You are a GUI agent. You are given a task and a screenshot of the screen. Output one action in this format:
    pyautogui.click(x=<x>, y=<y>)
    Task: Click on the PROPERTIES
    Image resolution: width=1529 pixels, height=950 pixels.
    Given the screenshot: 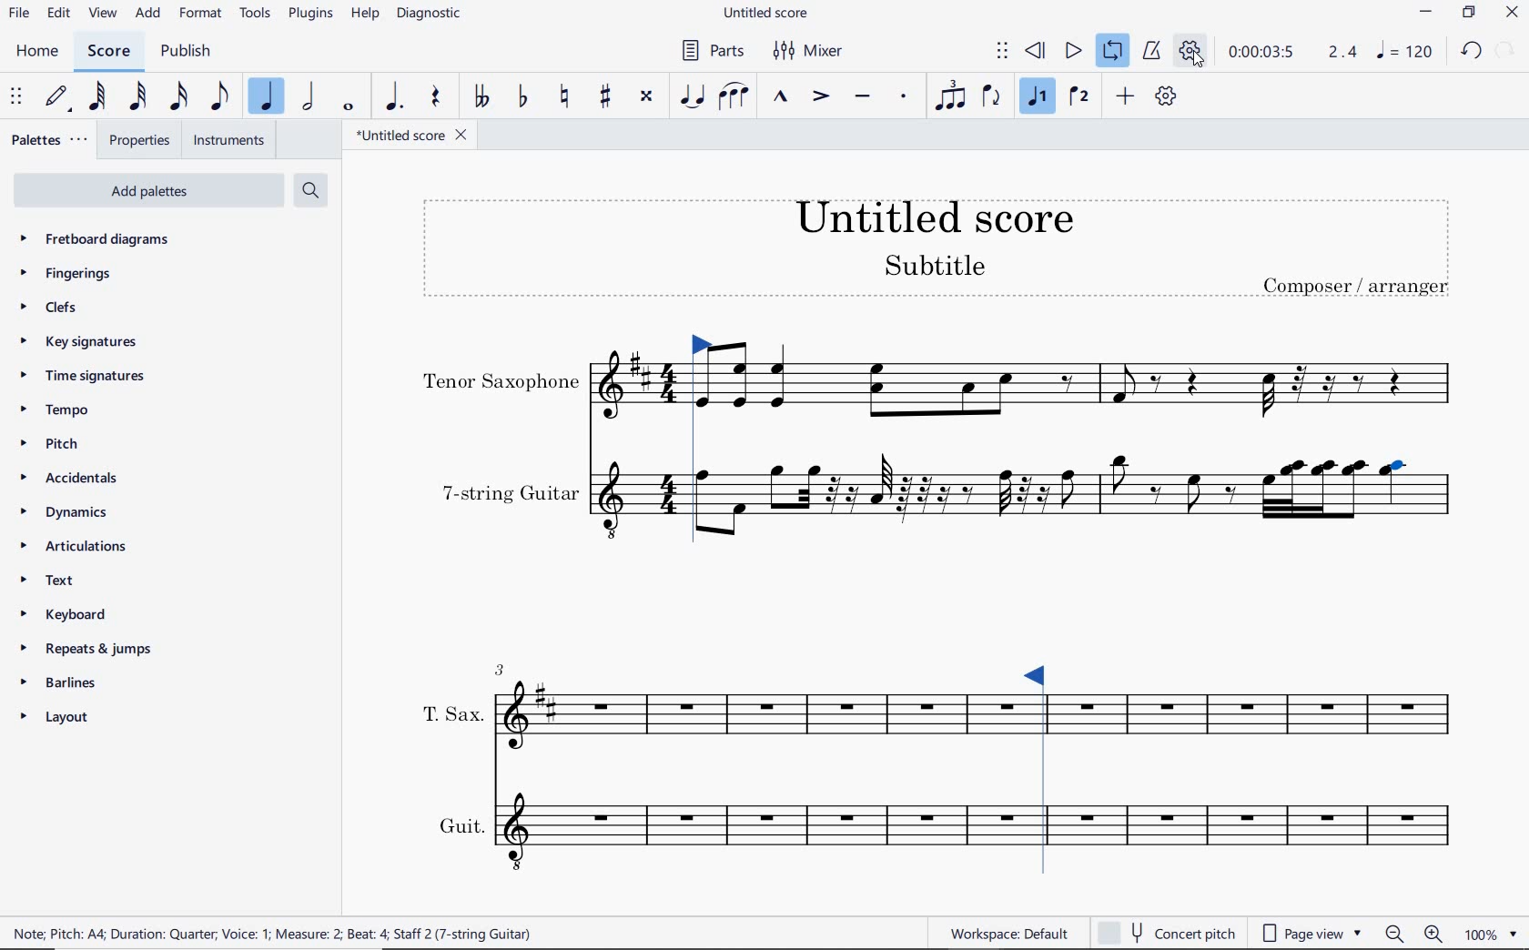 What is the action you would take?
    pyautogui.click(x=142, y=140)
    